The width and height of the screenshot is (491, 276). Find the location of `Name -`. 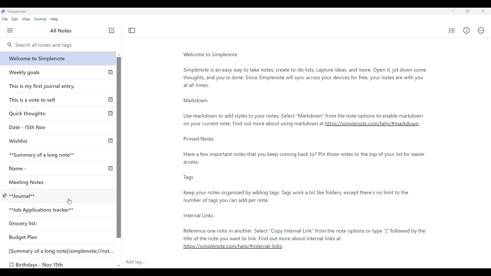

Name - is located at coordinates (19, 168).